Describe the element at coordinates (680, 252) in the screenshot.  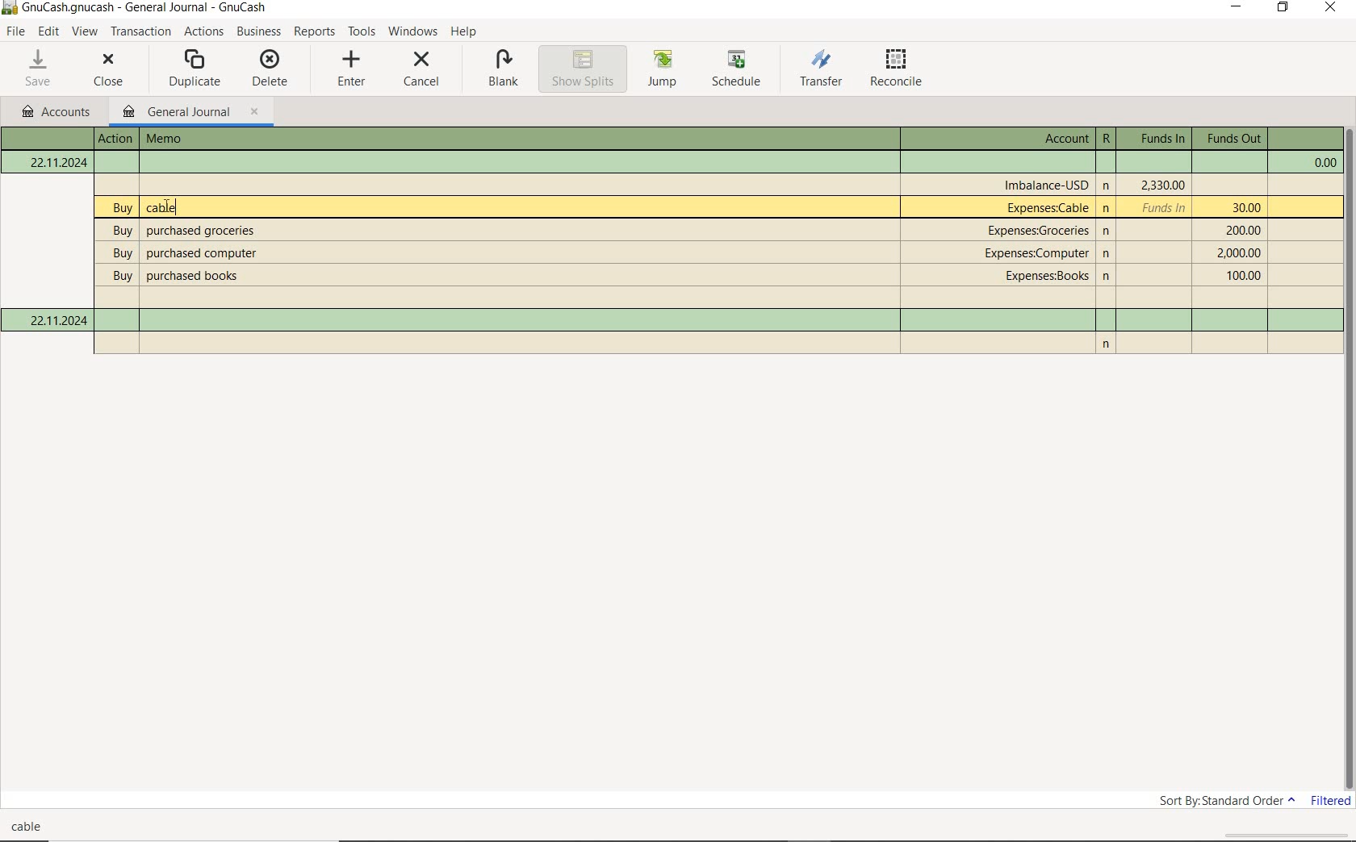
I see `Text` at that location.